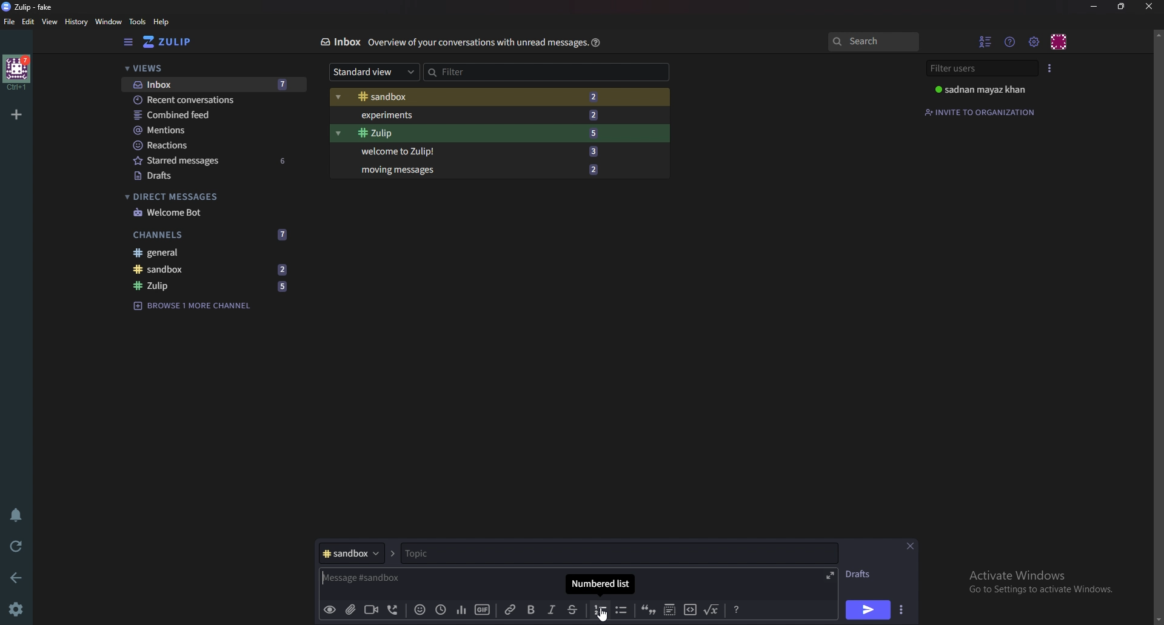 The image size is (1164, 625). I want to click on Expand, so click(829, 574).